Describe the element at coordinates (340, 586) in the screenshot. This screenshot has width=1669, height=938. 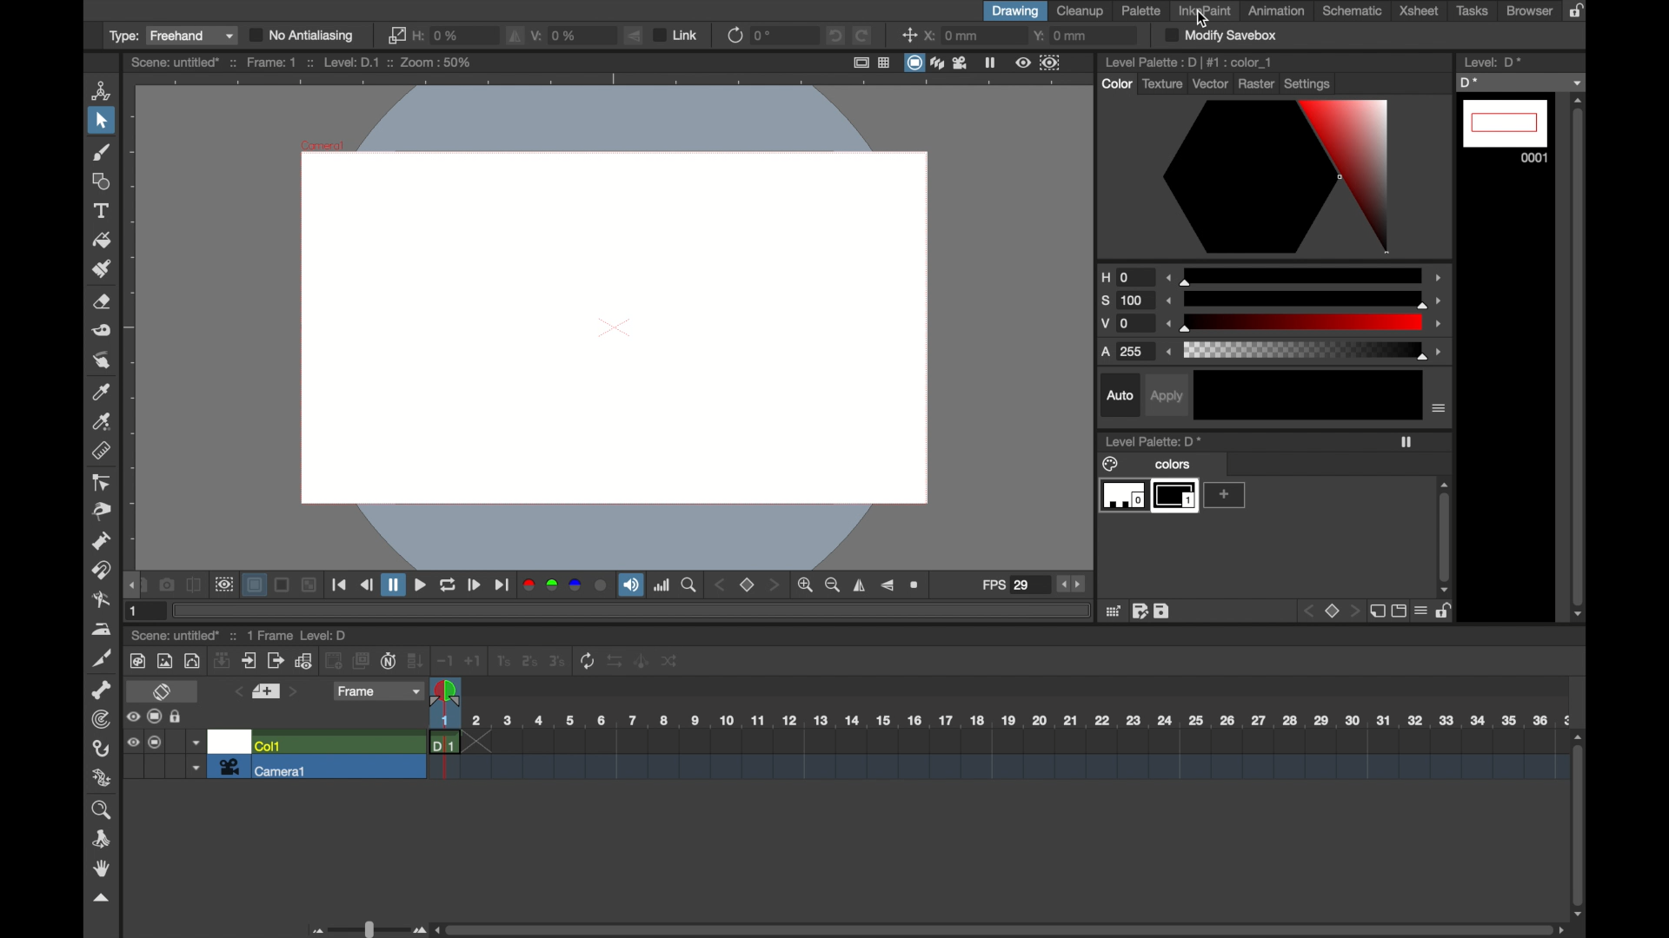
I see `first frame` at that location.